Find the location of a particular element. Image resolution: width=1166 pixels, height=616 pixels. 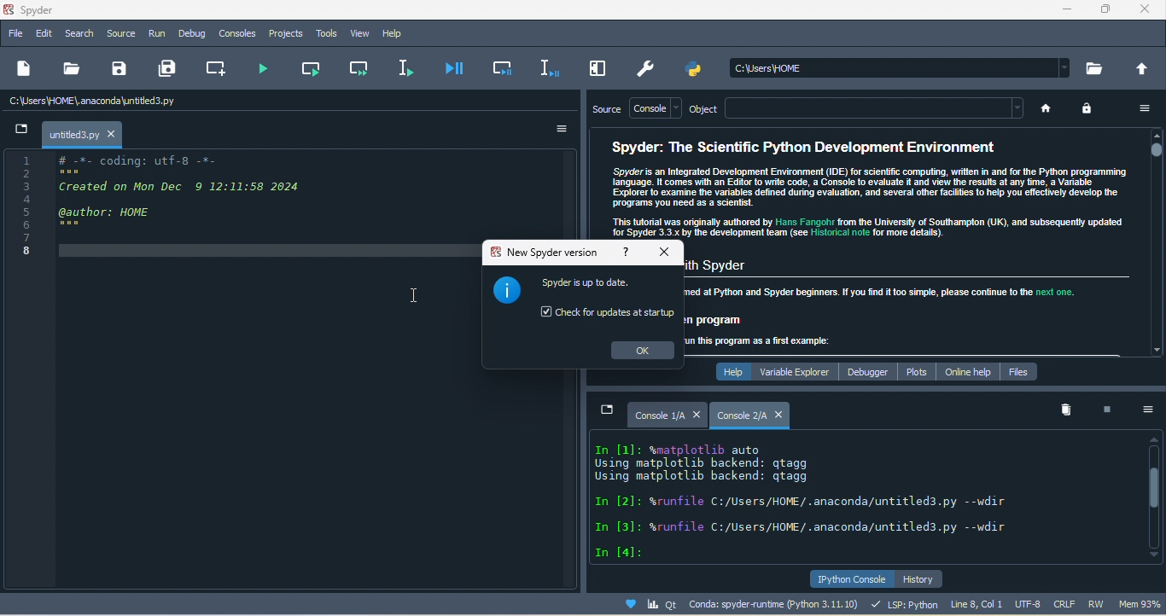

files is located at coordinates (1023, 370).